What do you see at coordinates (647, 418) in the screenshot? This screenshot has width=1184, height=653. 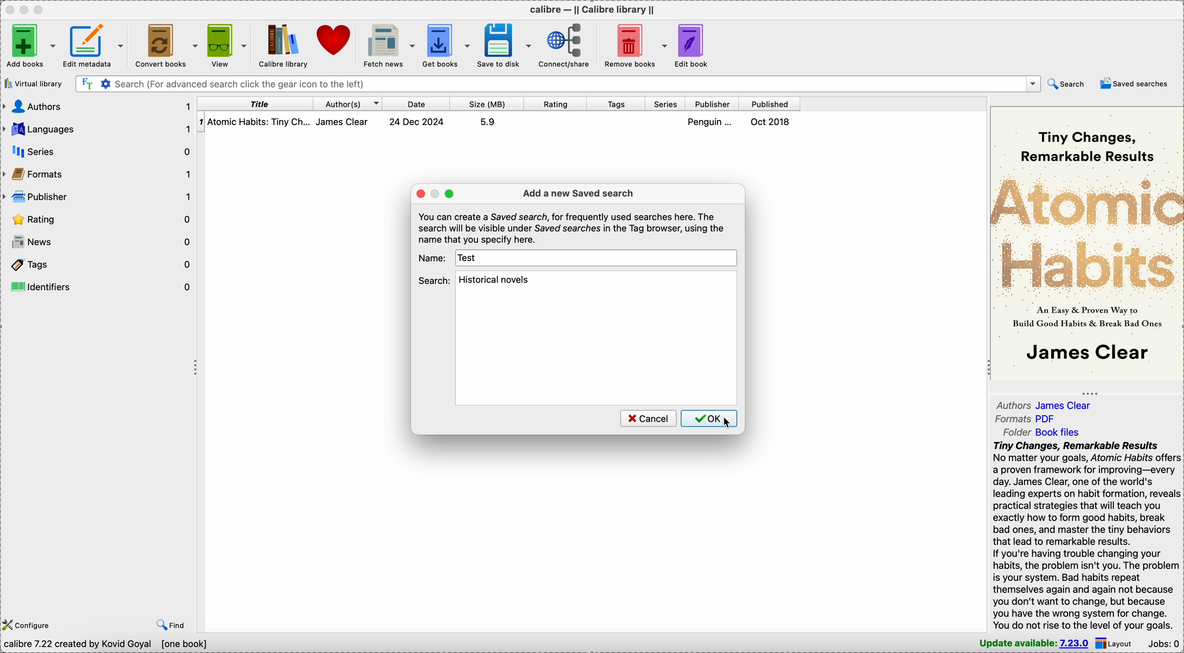 I see `cancel` at bounding box center [647, 418].